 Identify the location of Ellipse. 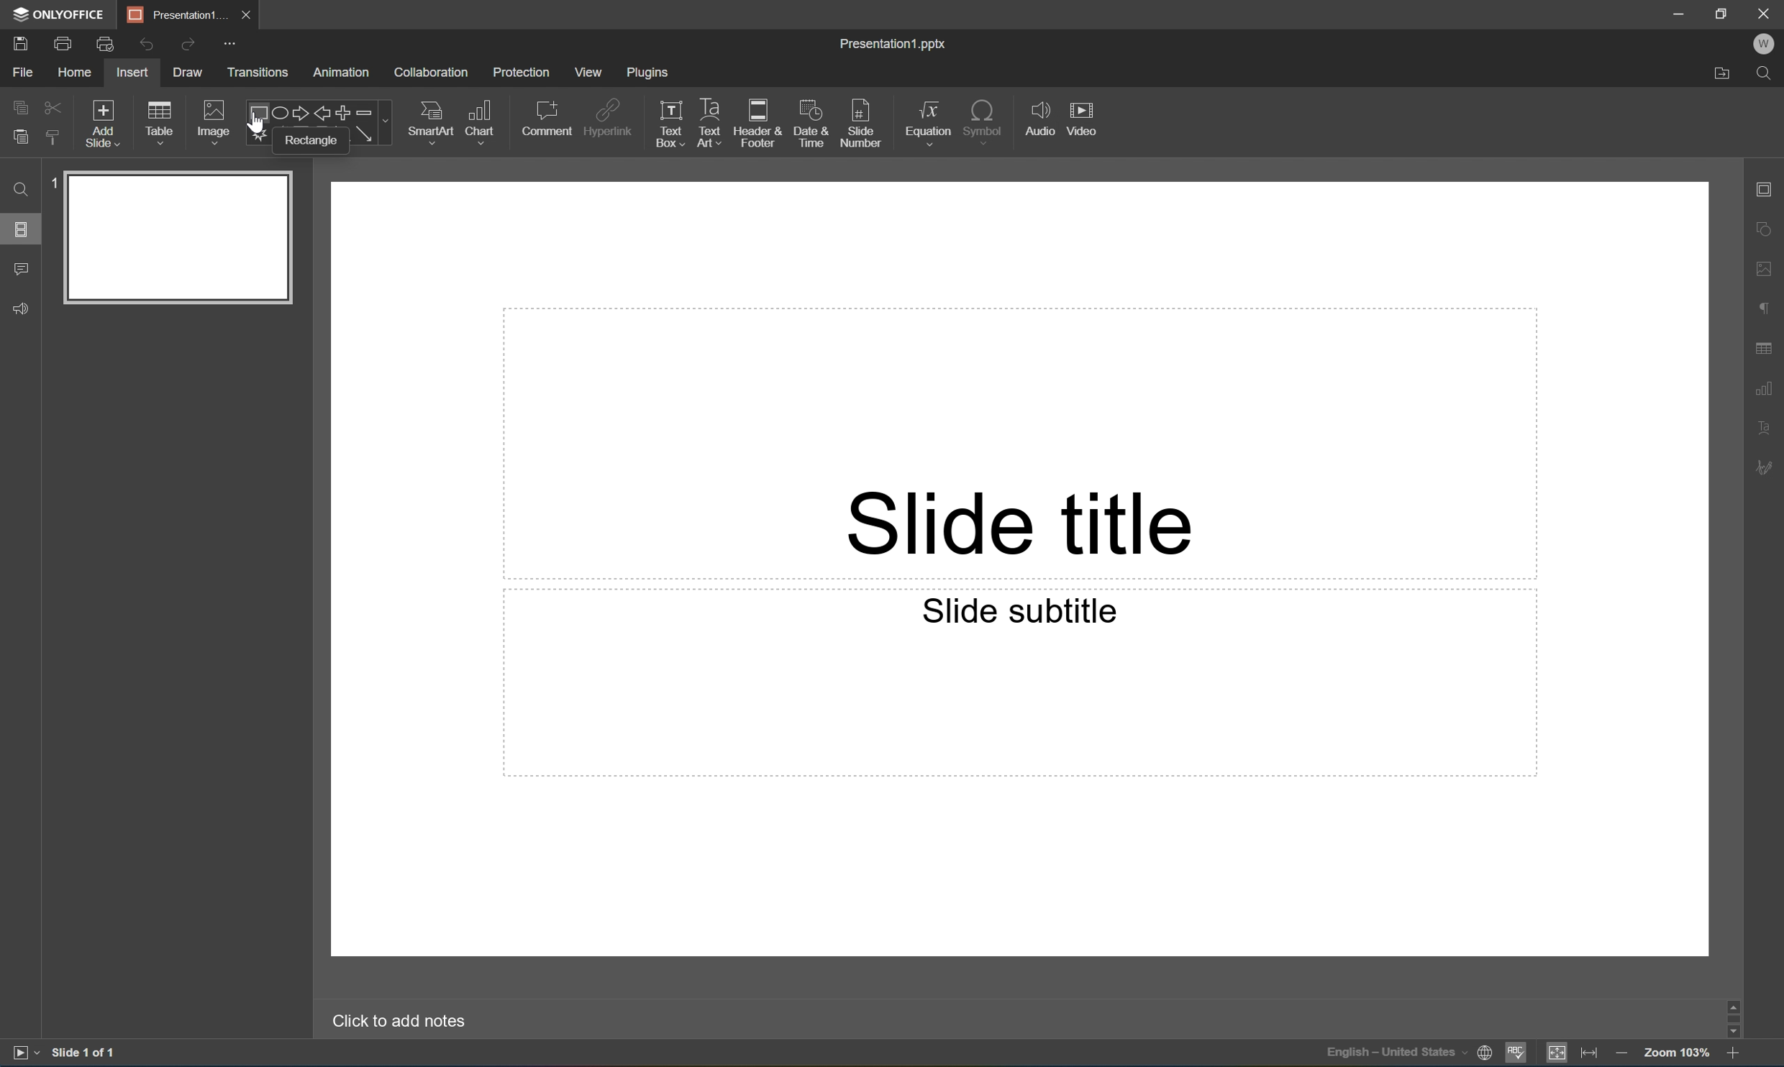
(278, 114).